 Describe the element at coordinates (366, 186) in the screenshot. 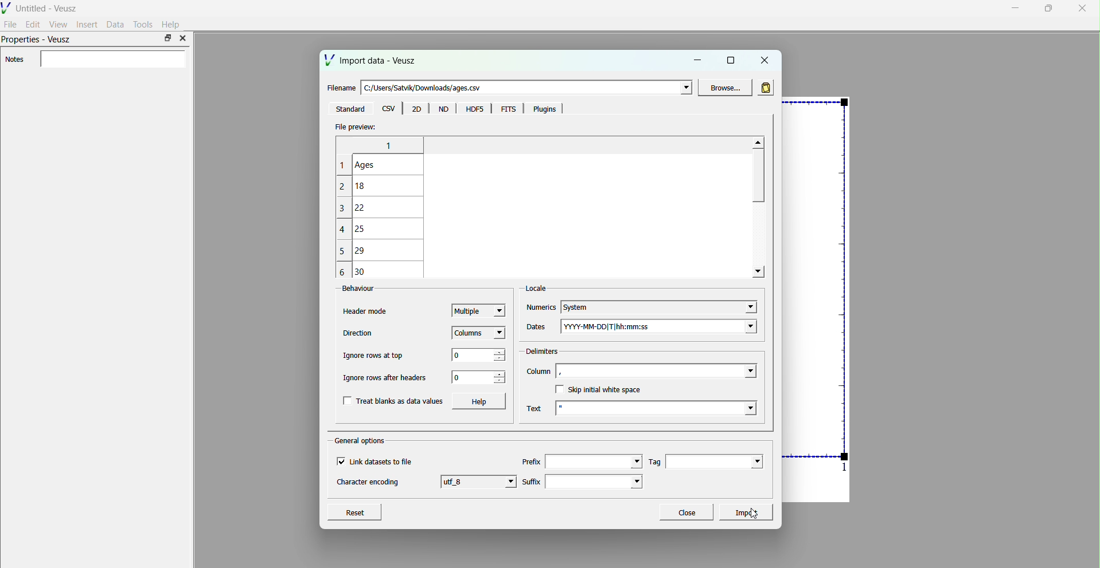

I see `18` at that location.